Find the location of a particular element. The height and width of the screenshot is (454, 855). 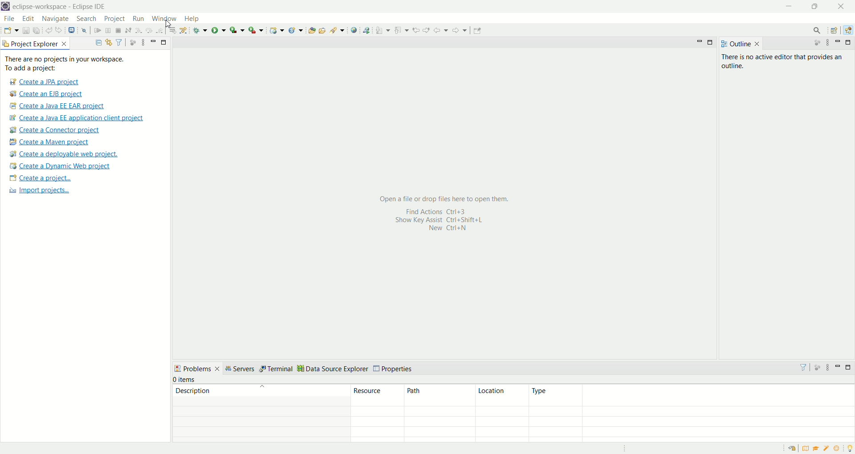

view menu is located at coordinates (142, 42).